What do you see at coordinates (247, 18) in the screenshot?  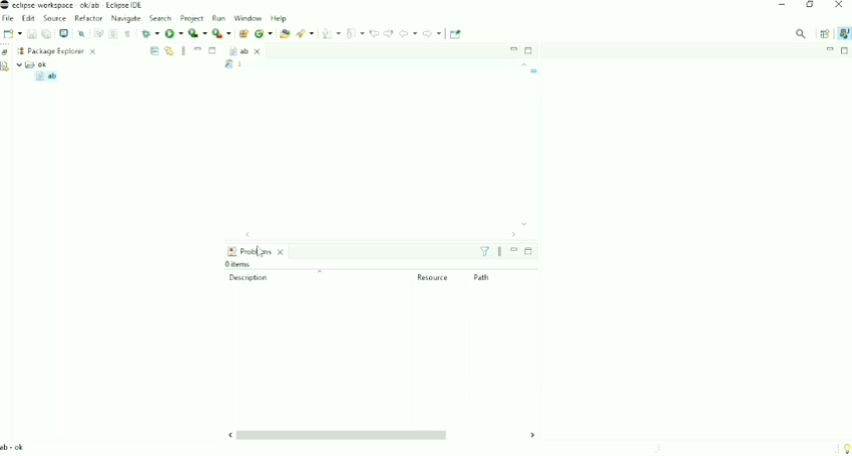 I see `Window` at bounding box center [247, 18].